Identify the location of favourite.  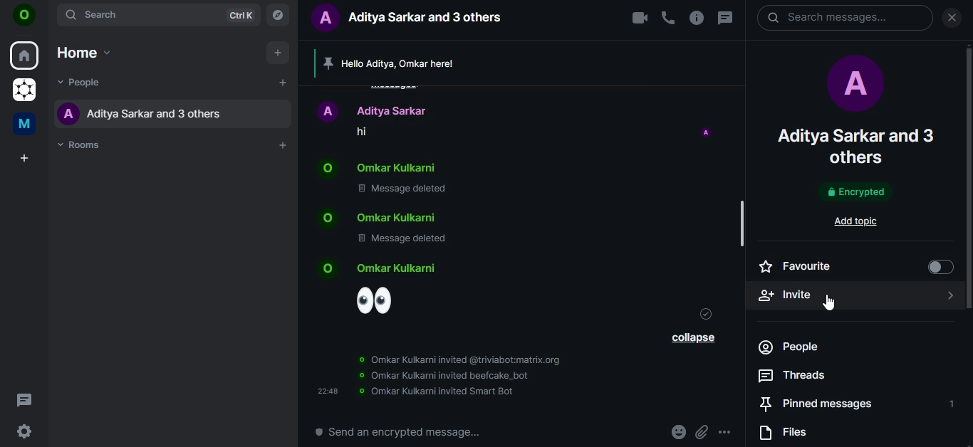
(853, 266).